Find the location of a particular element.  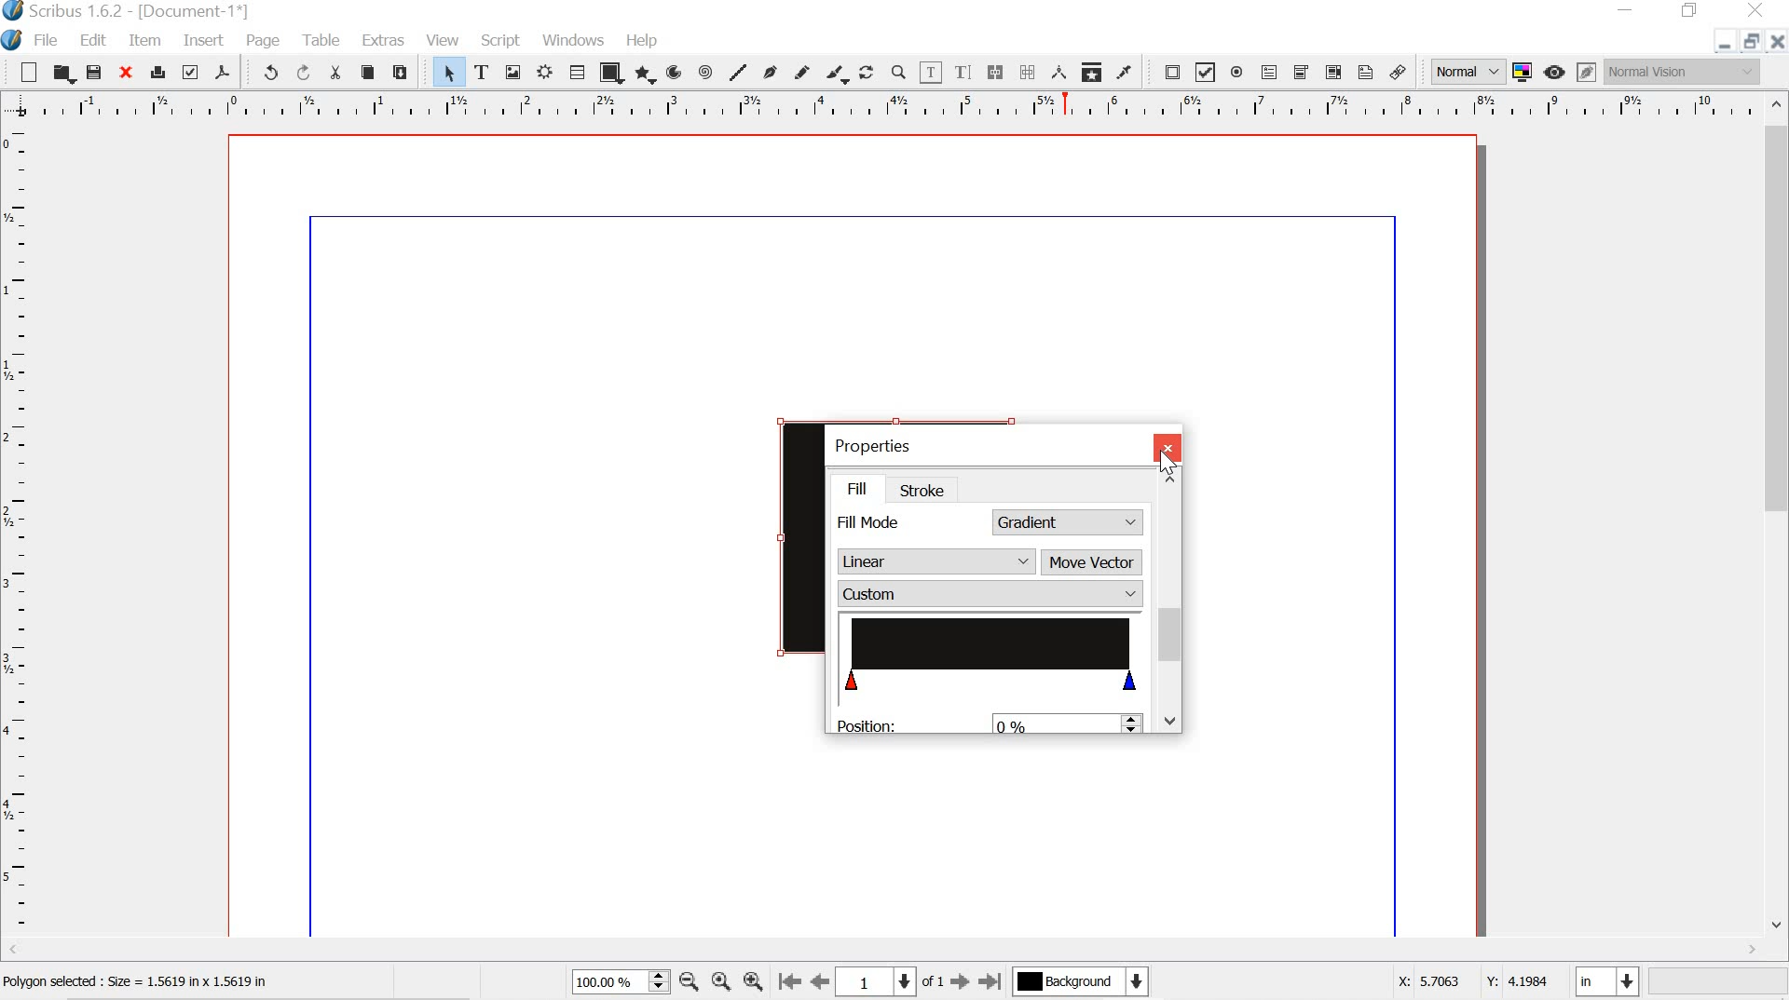

redo is located at coordinates (306, 73).